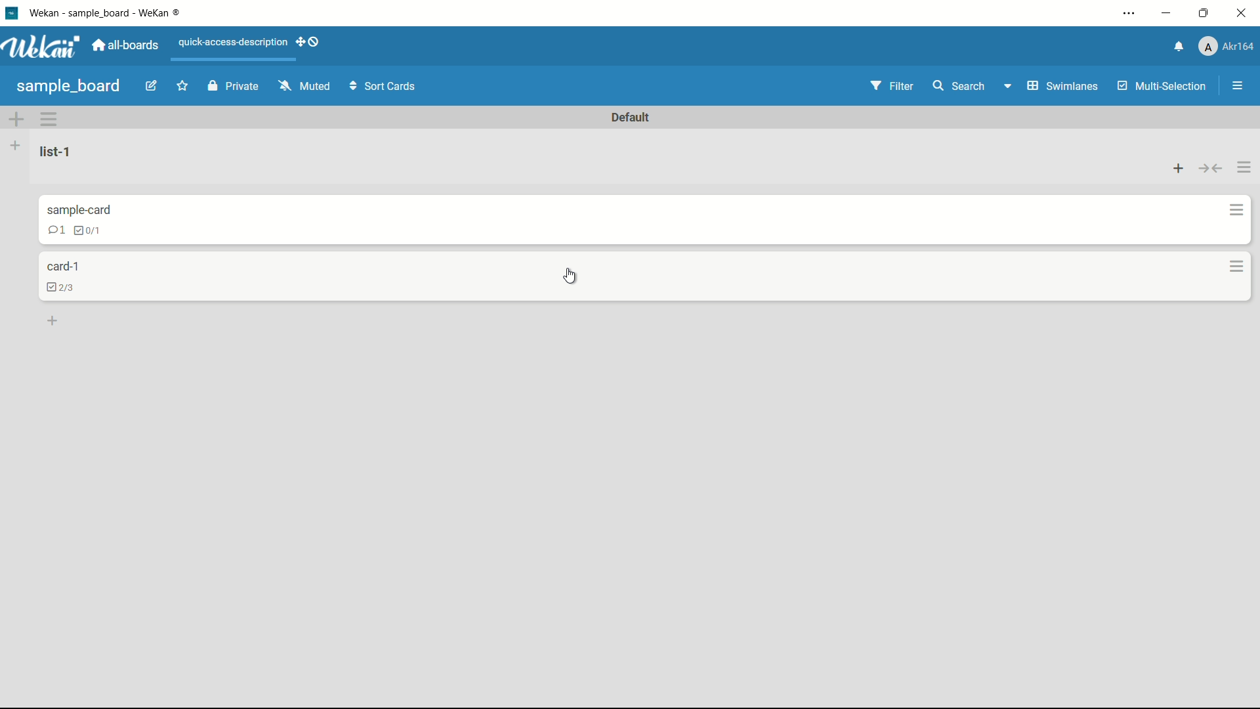 This screenshot has width=1260, height=709. I want to click on settings and more, so click(1125, 13).